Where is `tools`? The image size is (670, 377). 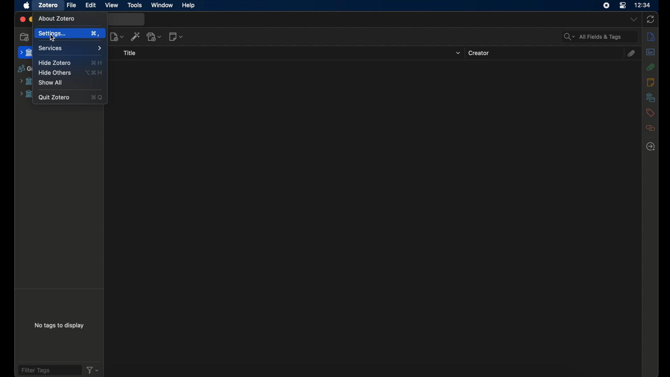
tools is located at coordinates (134, 5).